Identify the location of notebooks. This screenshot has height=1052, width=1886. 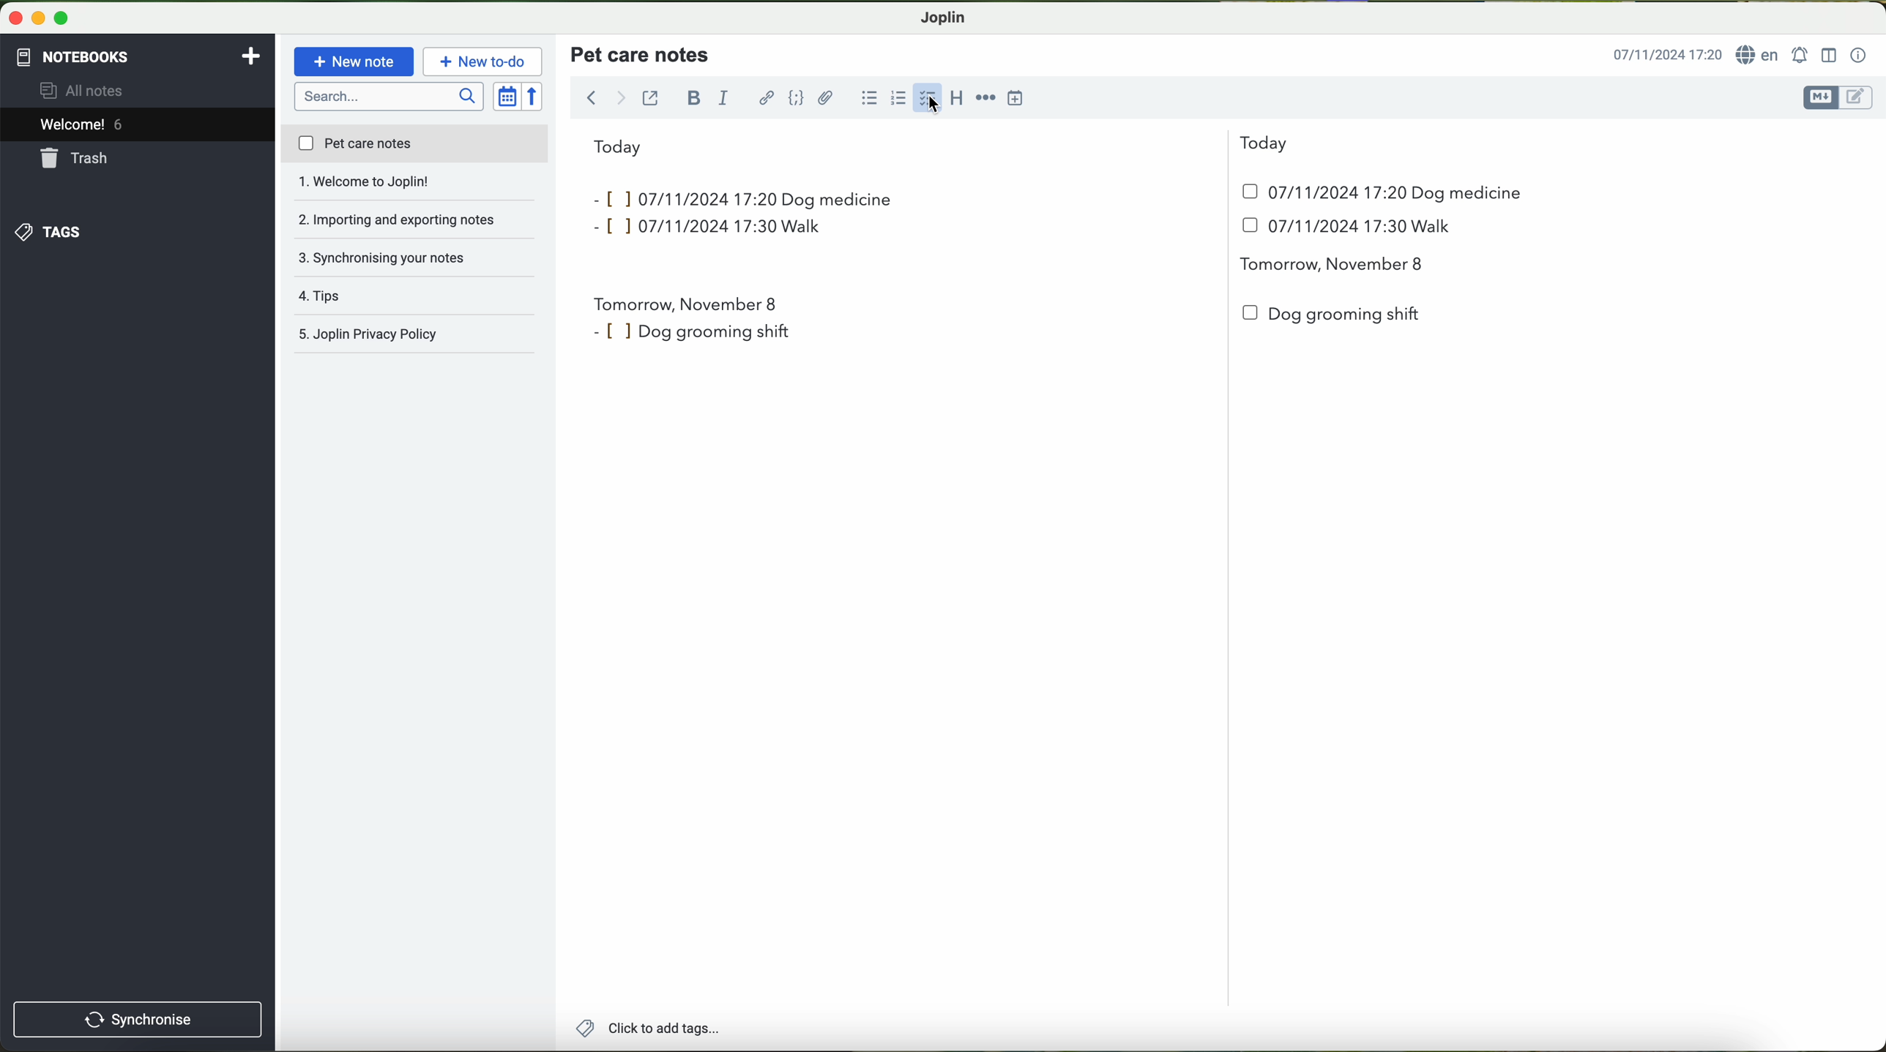
(71, 54).